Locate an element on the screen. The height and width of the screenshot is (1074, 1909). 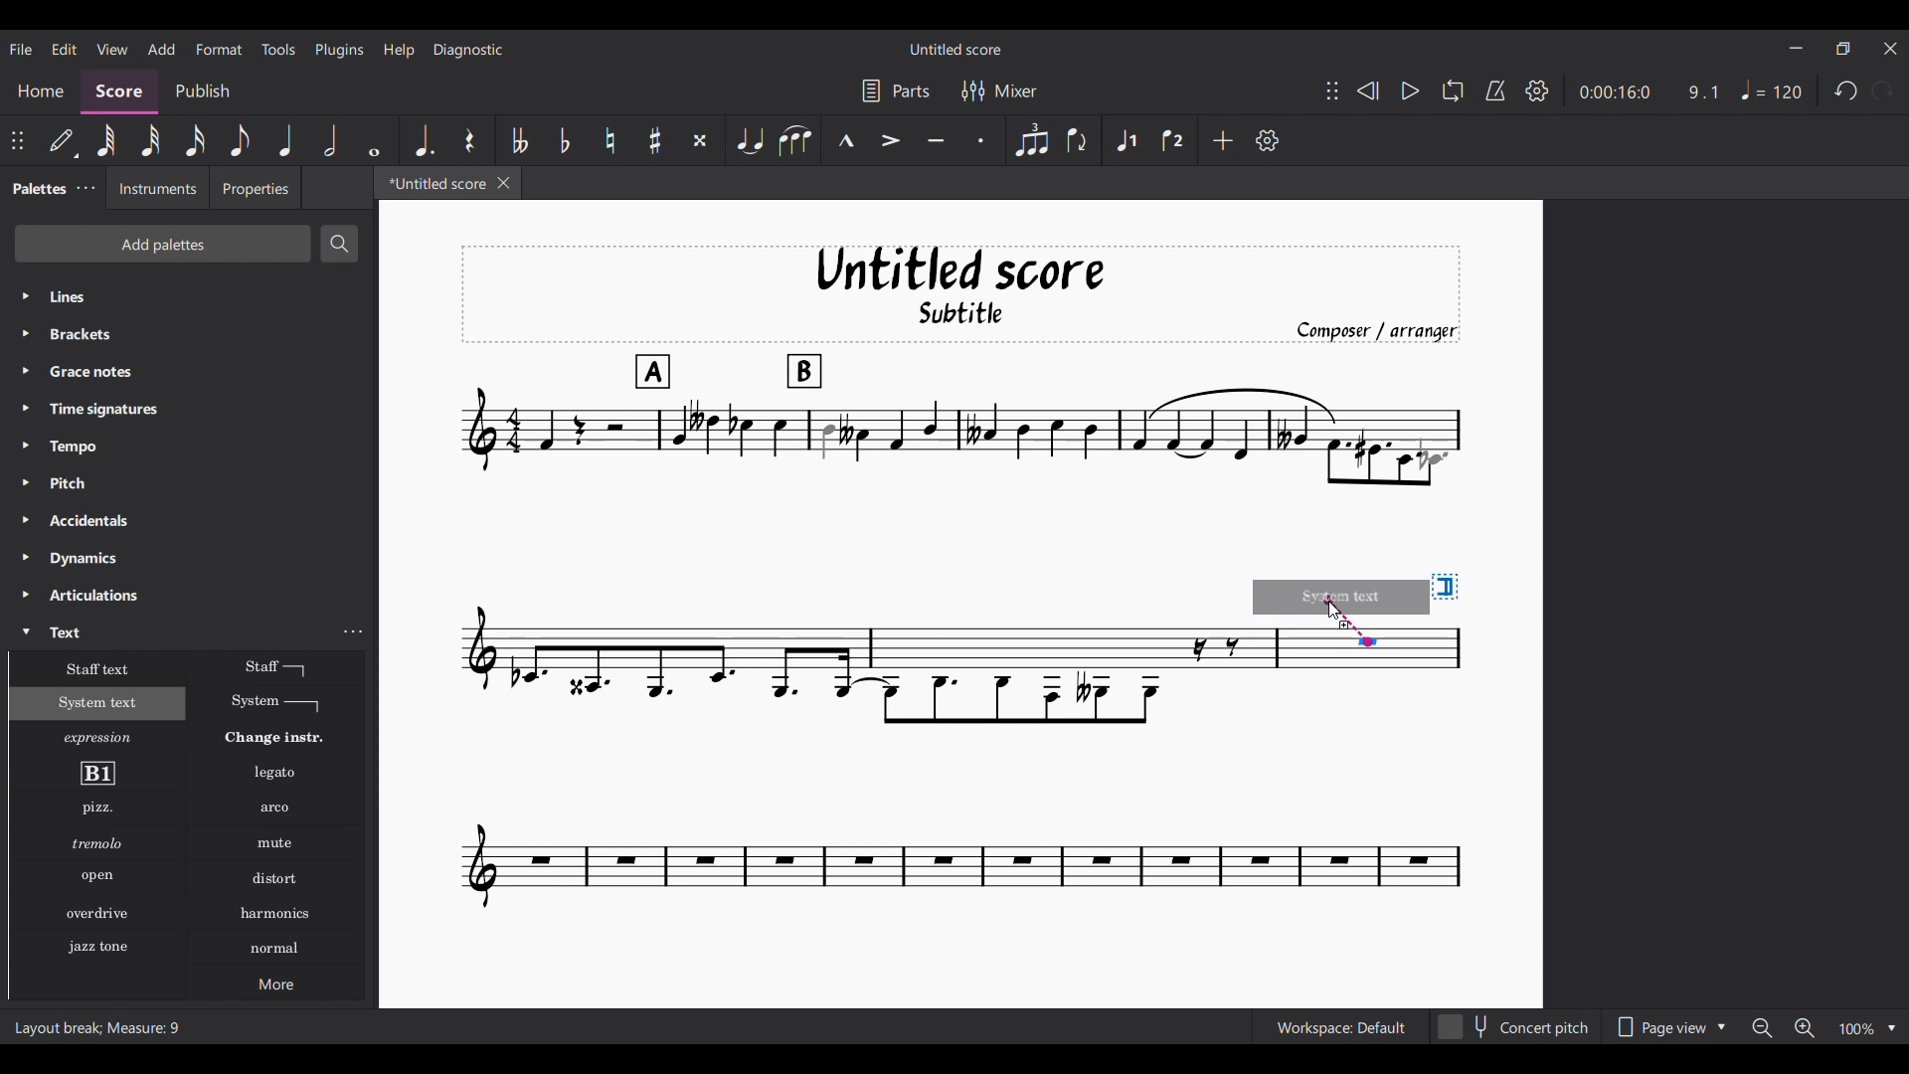
Tempo is located at coordinates (189, 447).